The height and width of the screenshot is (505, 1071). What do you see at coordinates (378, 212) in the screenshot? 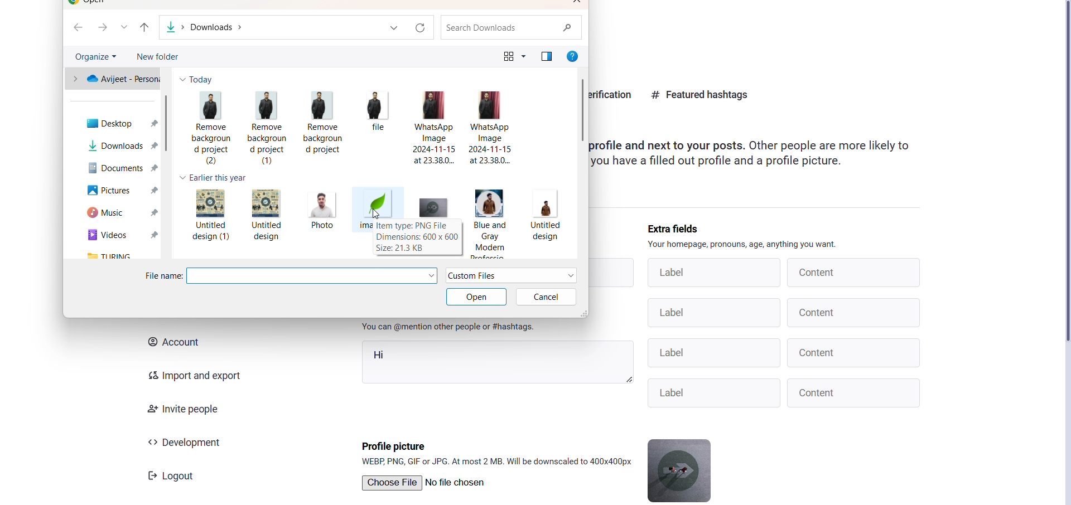
I see `cursor` at bounding box center [378, 212].